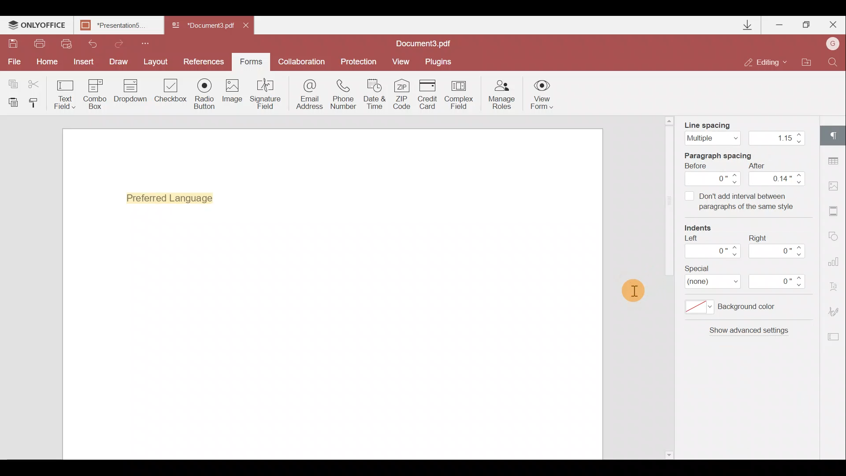 This screenshot has height=476, width=846. I want to click on Drop down, so click(130, 92).